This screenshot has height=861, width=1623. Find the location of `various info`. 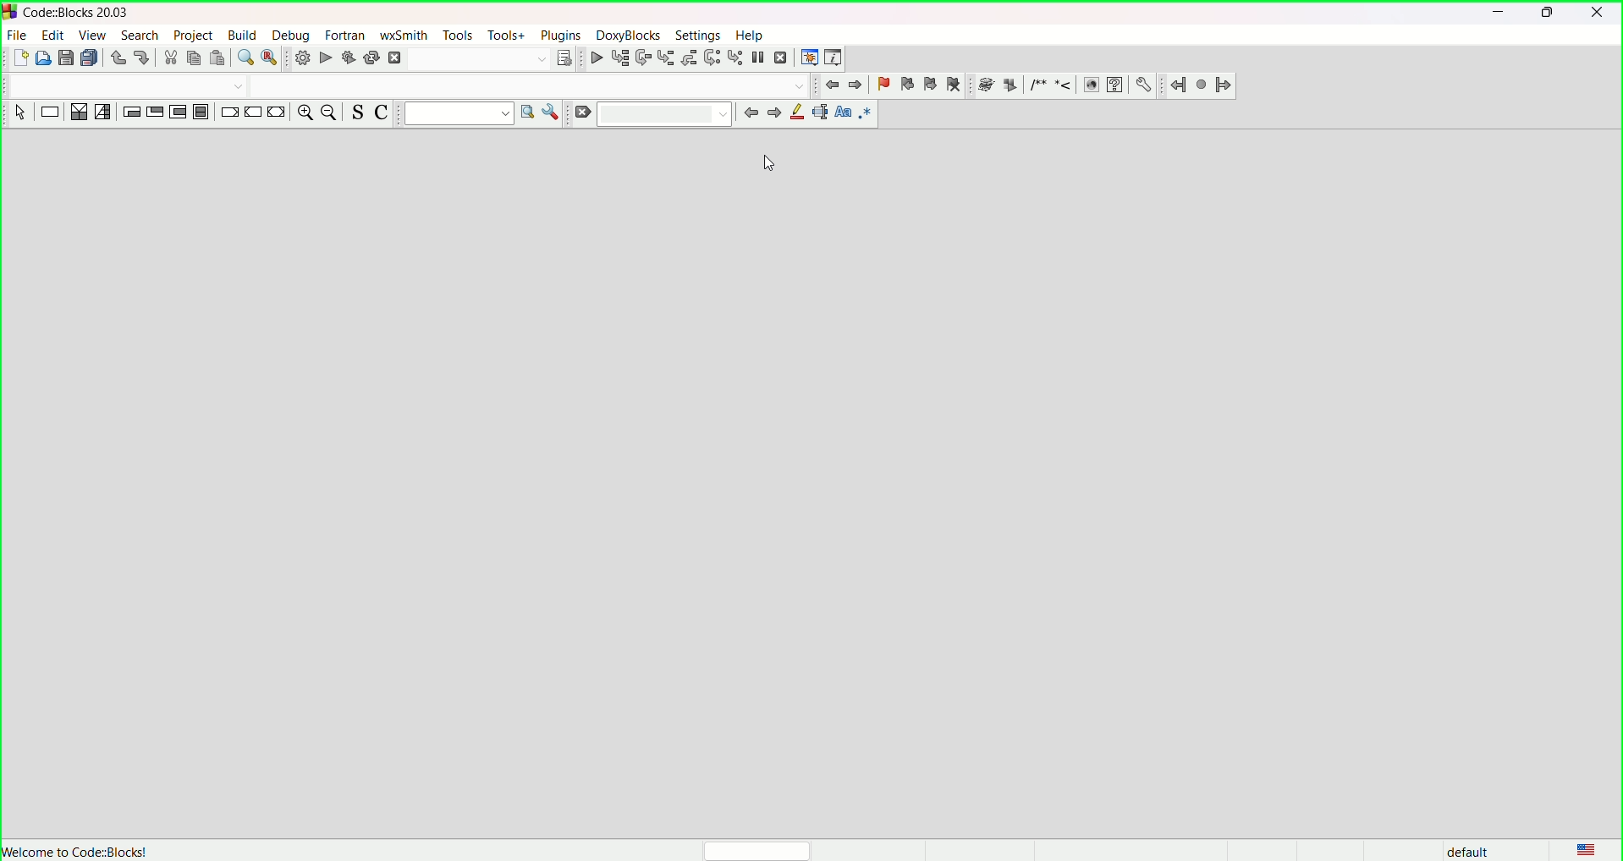

various info is located at coordinates (838, 58).